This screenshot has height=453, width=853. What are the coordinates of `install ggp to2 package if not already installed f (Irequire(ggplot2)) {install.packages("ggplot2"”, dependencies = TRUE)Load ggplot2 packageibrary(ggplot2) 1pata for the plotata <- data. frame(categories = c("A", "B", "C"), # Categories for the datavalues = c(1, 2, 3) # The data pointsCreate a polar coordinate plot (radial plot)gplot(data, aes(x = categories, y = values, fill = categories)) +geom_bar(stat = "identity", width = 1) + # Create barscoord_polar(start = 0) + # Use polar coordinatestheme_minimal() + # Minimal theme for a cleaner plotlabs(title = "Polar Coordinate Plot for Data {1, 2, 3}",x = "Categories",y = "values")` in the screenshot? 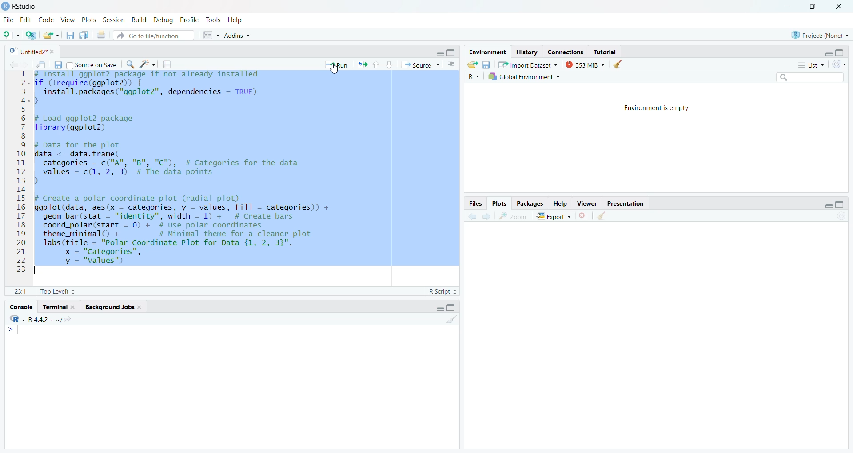 It's located at (243, 167).